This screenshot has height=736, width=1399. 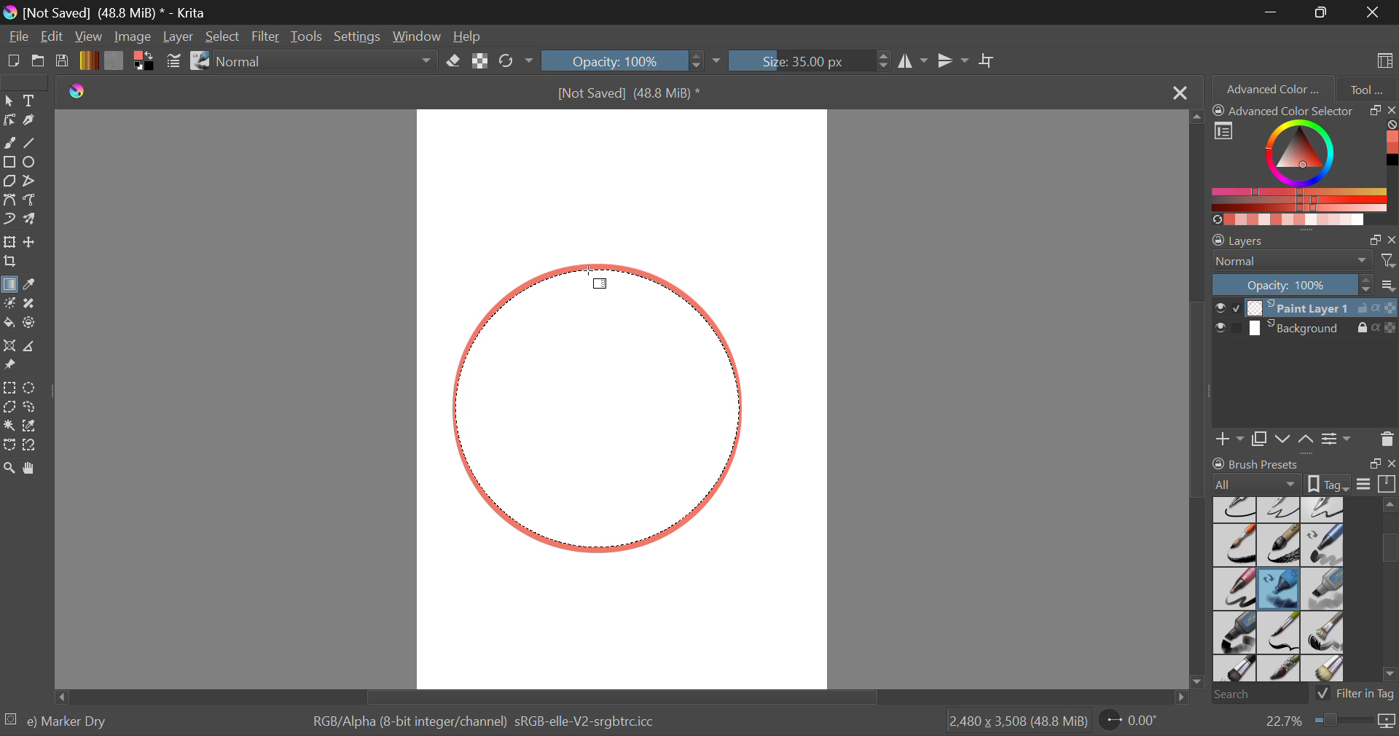 I want to click on Assistant Tool, so click(x=10, y=348).